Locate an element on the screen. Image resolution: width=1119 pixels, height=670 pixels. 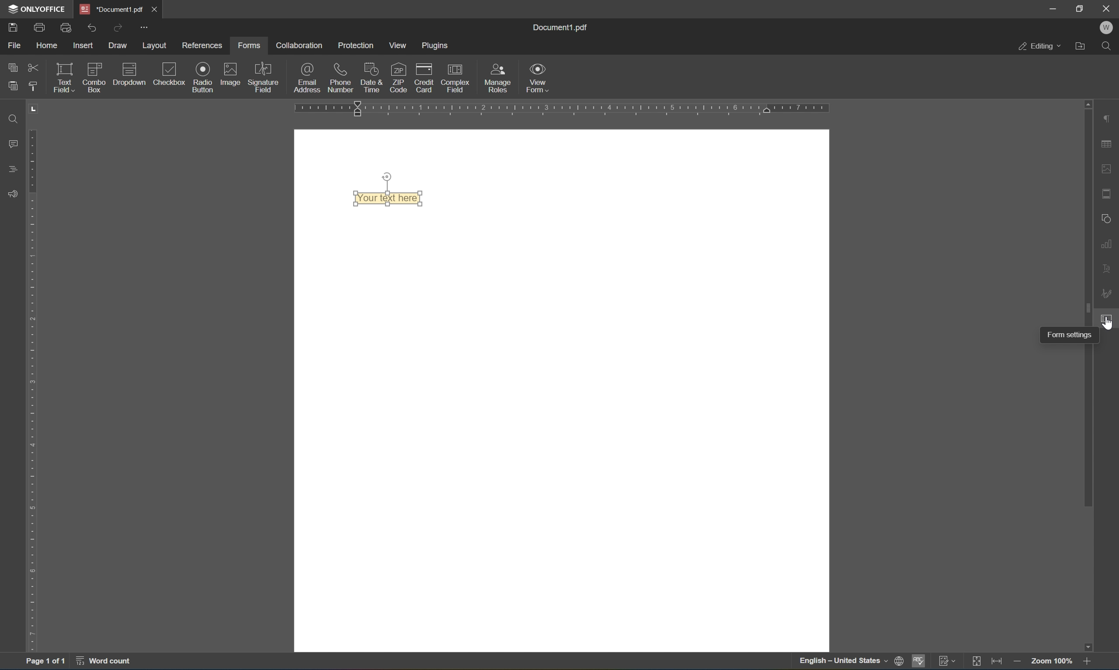
email address is located at coordinates (308, 77).